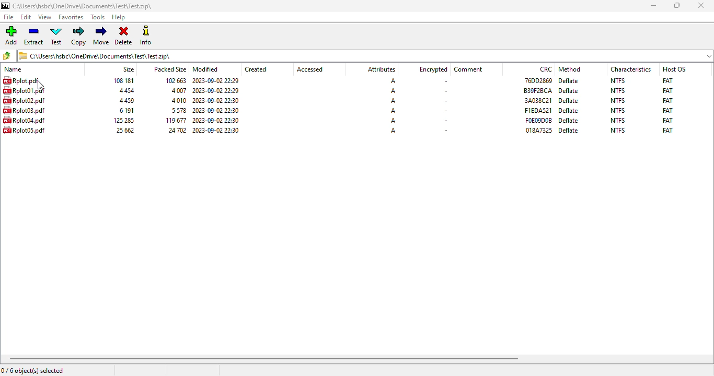  I want to click on A, so click(394, 120).